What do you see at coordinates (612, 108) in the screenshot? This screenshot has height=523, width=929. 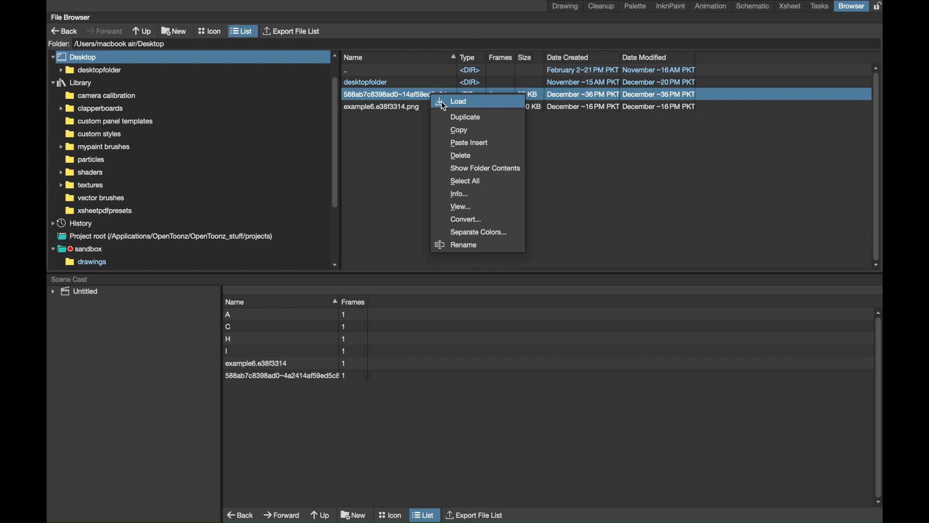 I see `file nformation` at bounding box center [612, 108].